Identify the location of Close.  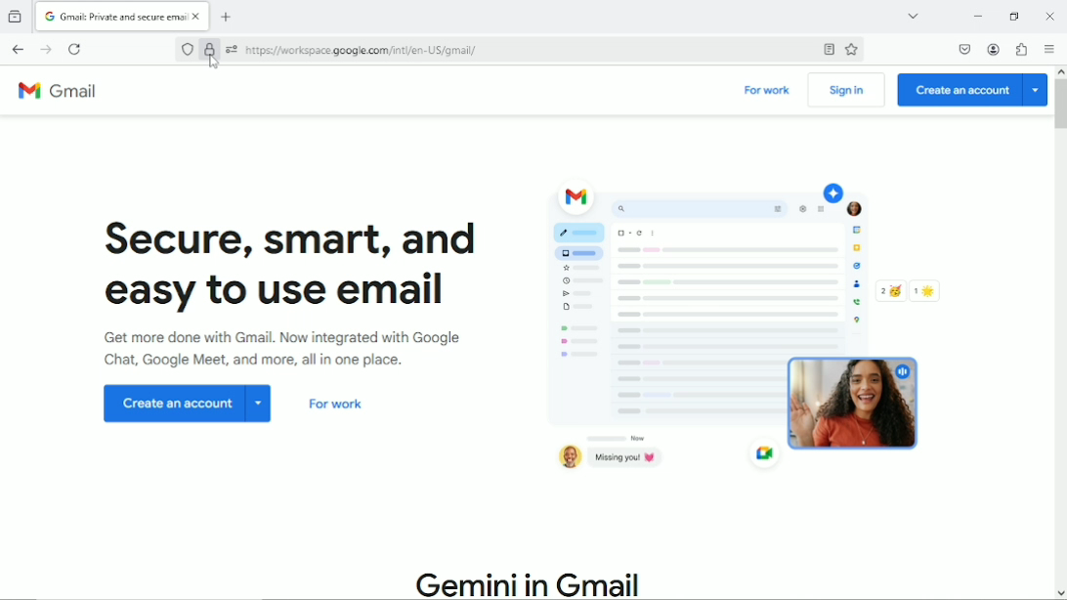
(1049, 16).